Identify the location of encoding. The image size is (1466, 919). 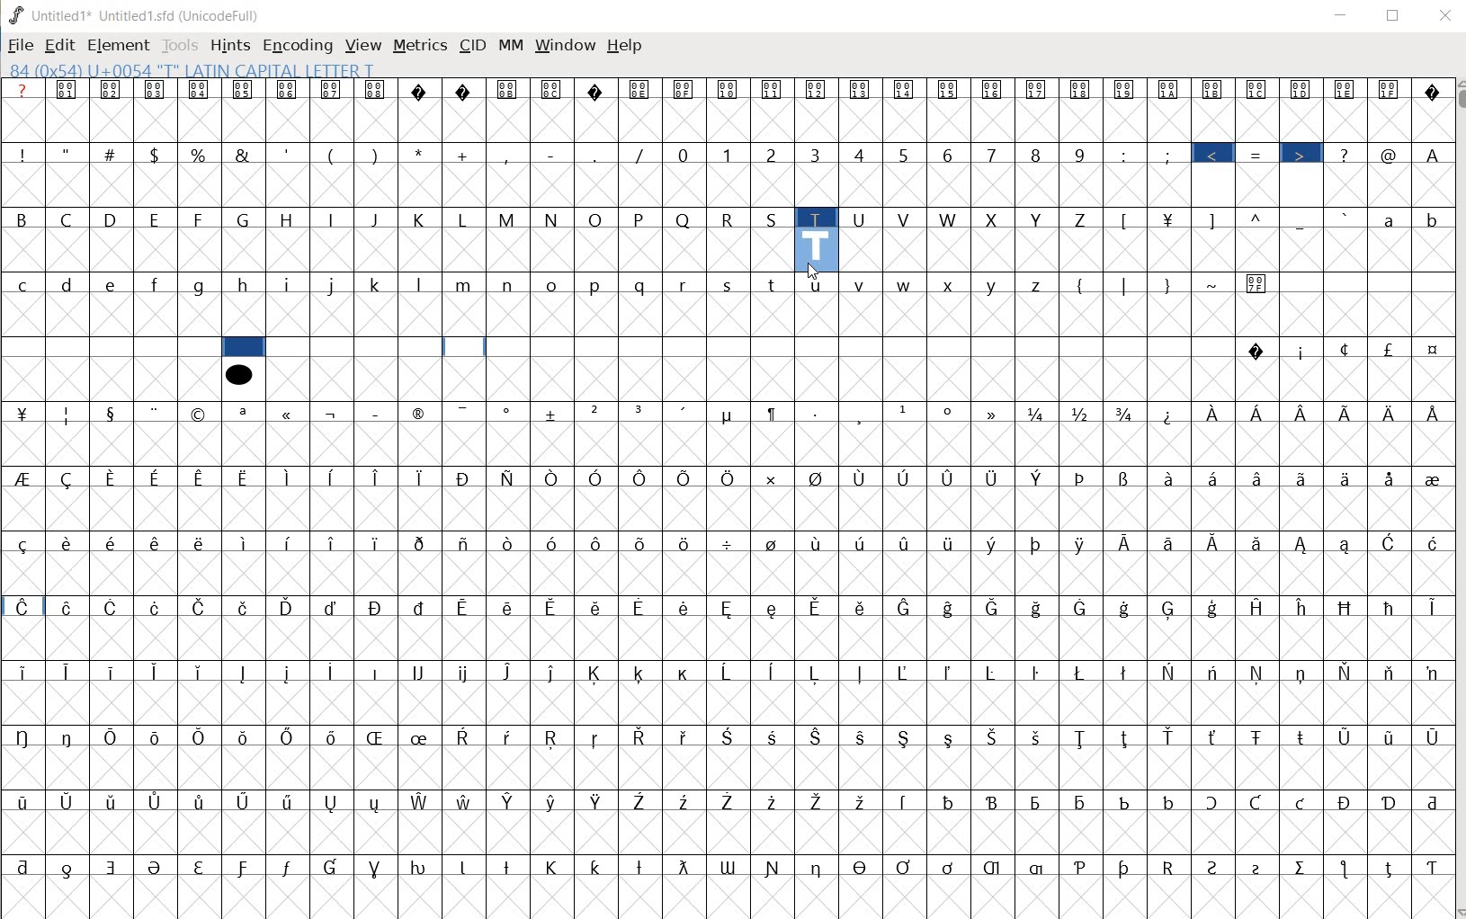
(297, 47).